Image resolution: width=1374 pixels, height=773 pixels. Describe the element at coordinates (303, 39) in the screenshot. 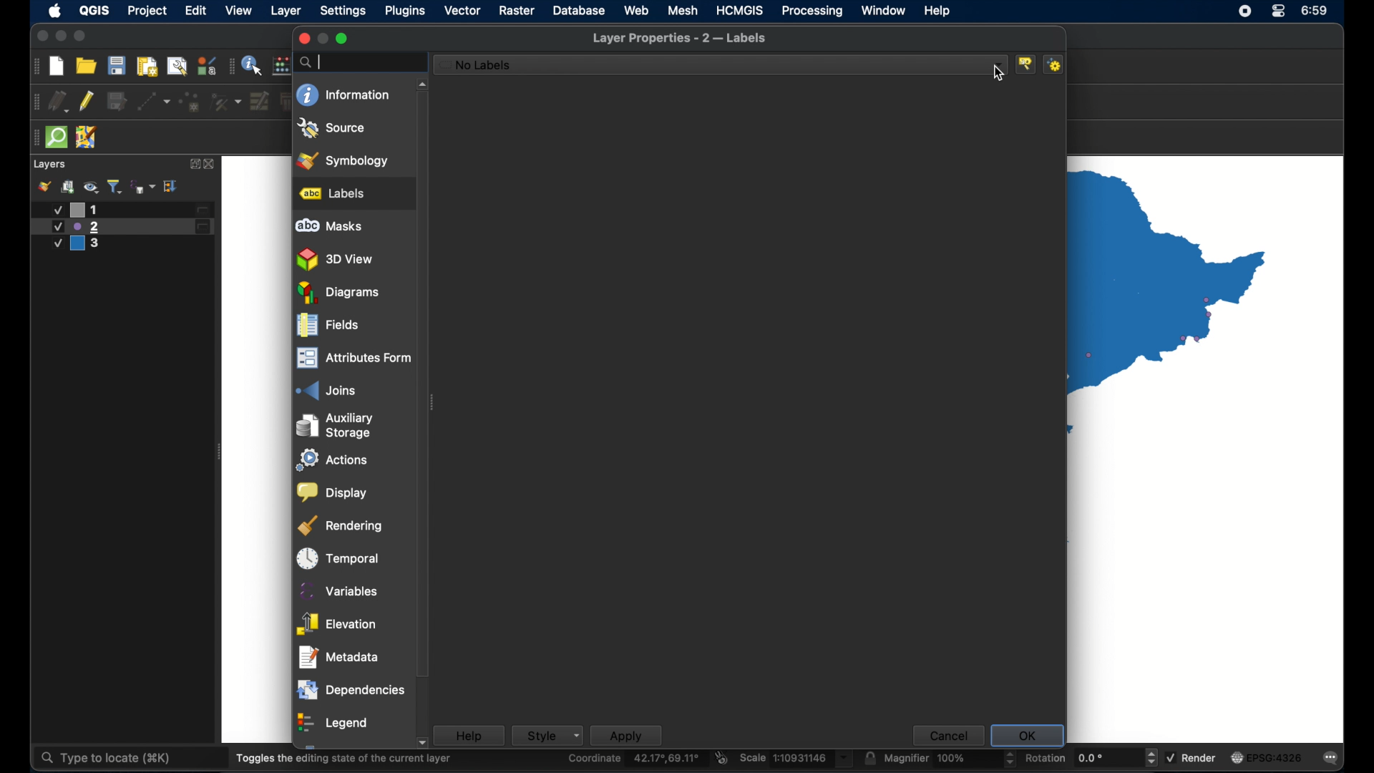

I see `close` at that location.